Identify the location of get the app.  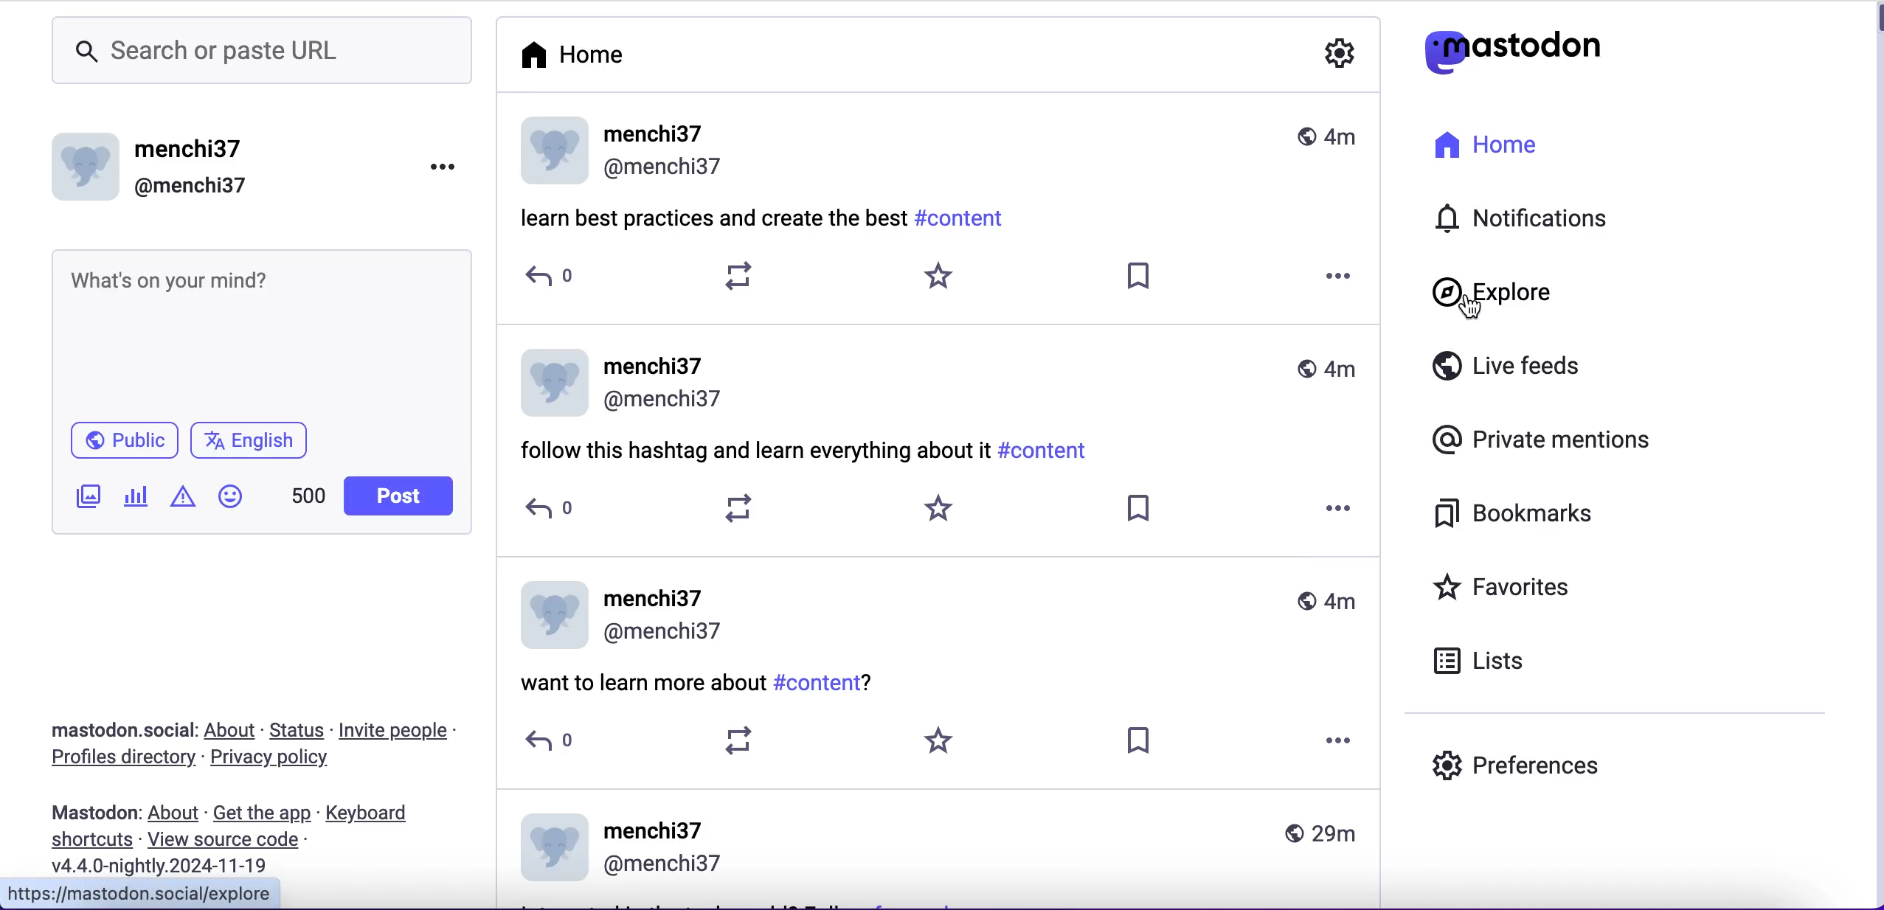
(264, 813).